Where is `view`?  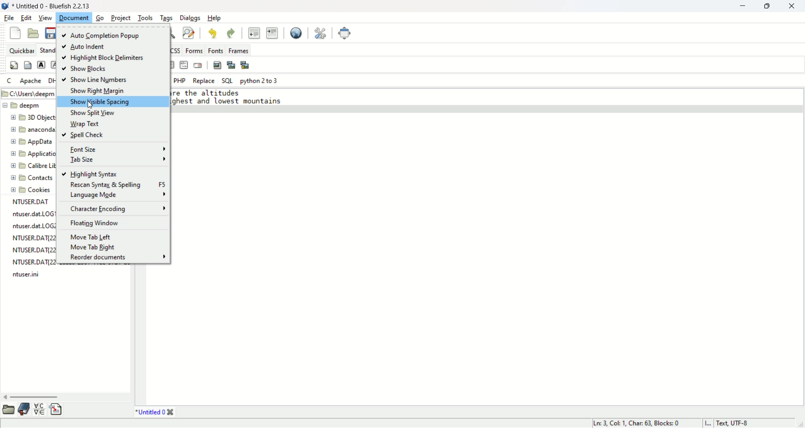
view is located at coordinates (44, 18).